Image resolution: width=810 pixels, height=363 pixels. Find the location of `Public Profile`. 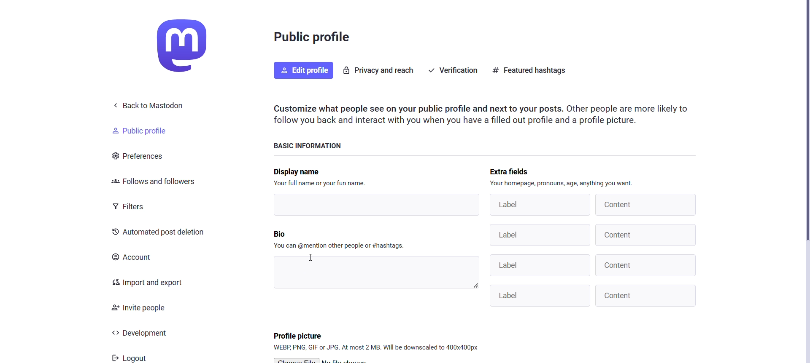

Public Profile is located at coordinates (313, 39).